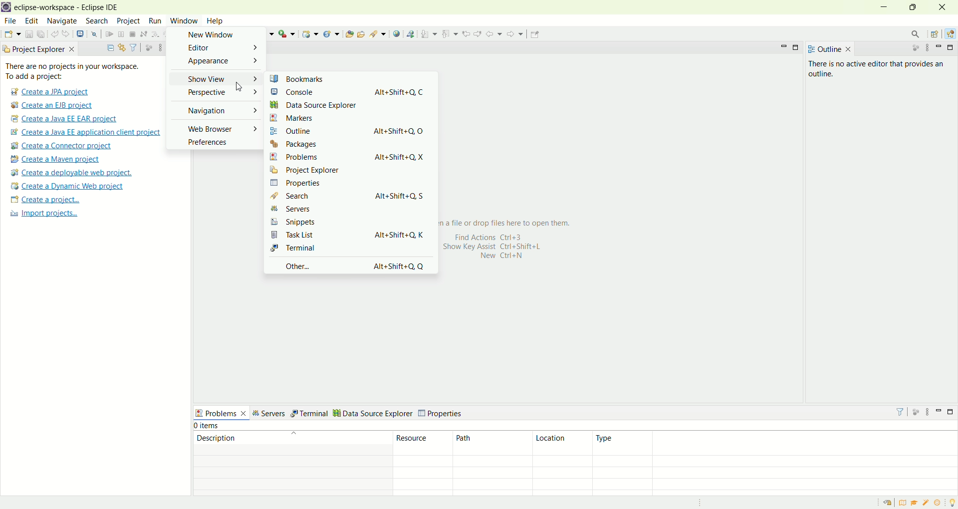 This screenshot has width=958, height=509. What do you see at coordinates (217, 79) in the screenshot?
I see `show view` at bounding box center [217, 79].